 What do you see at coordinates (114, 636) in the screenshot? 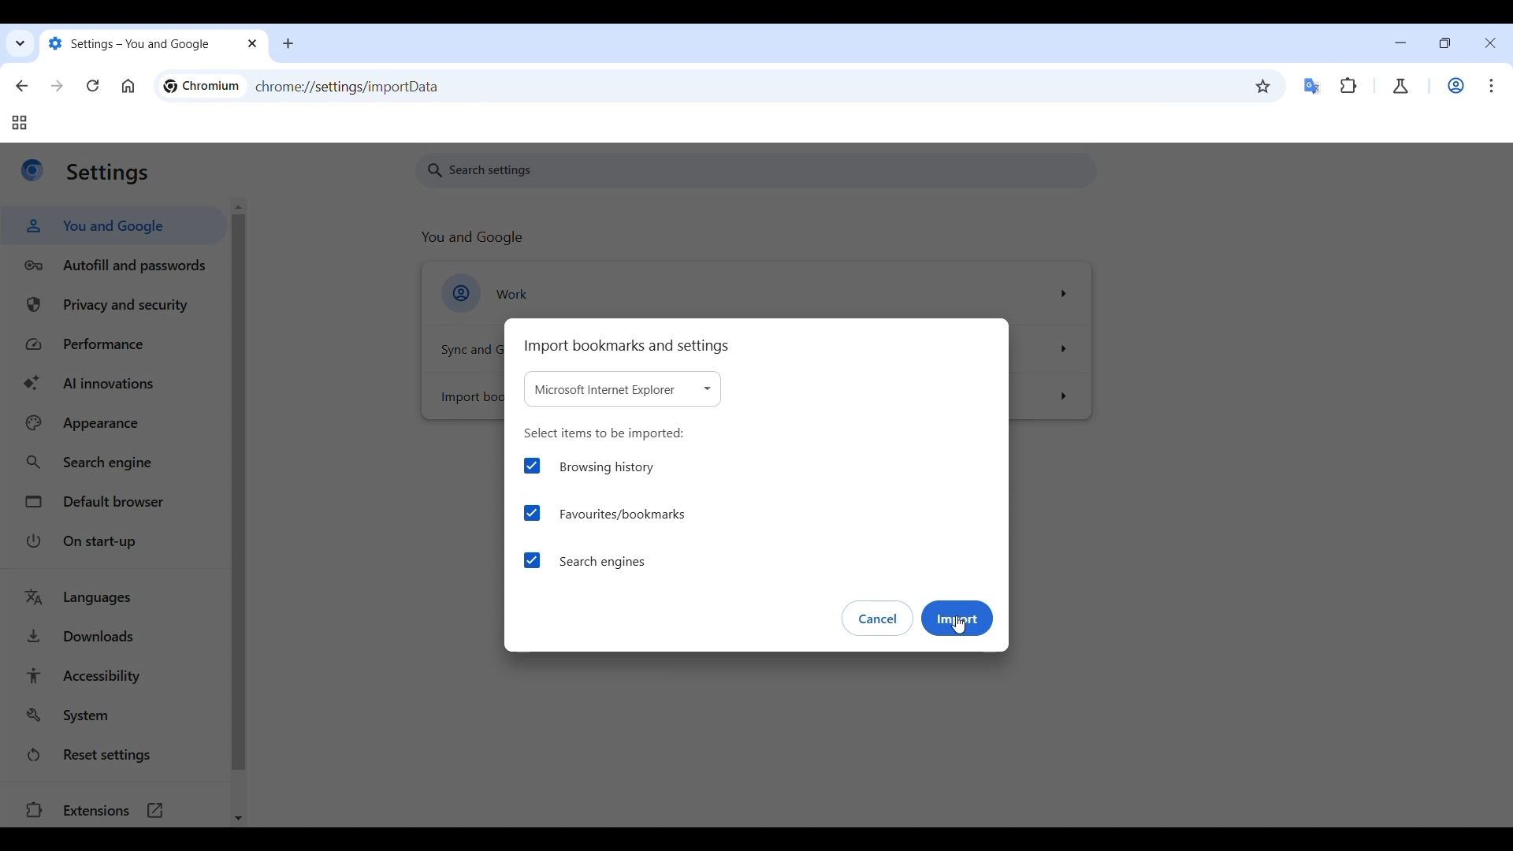
I see `Downloads` at bounding box center [114, 636].